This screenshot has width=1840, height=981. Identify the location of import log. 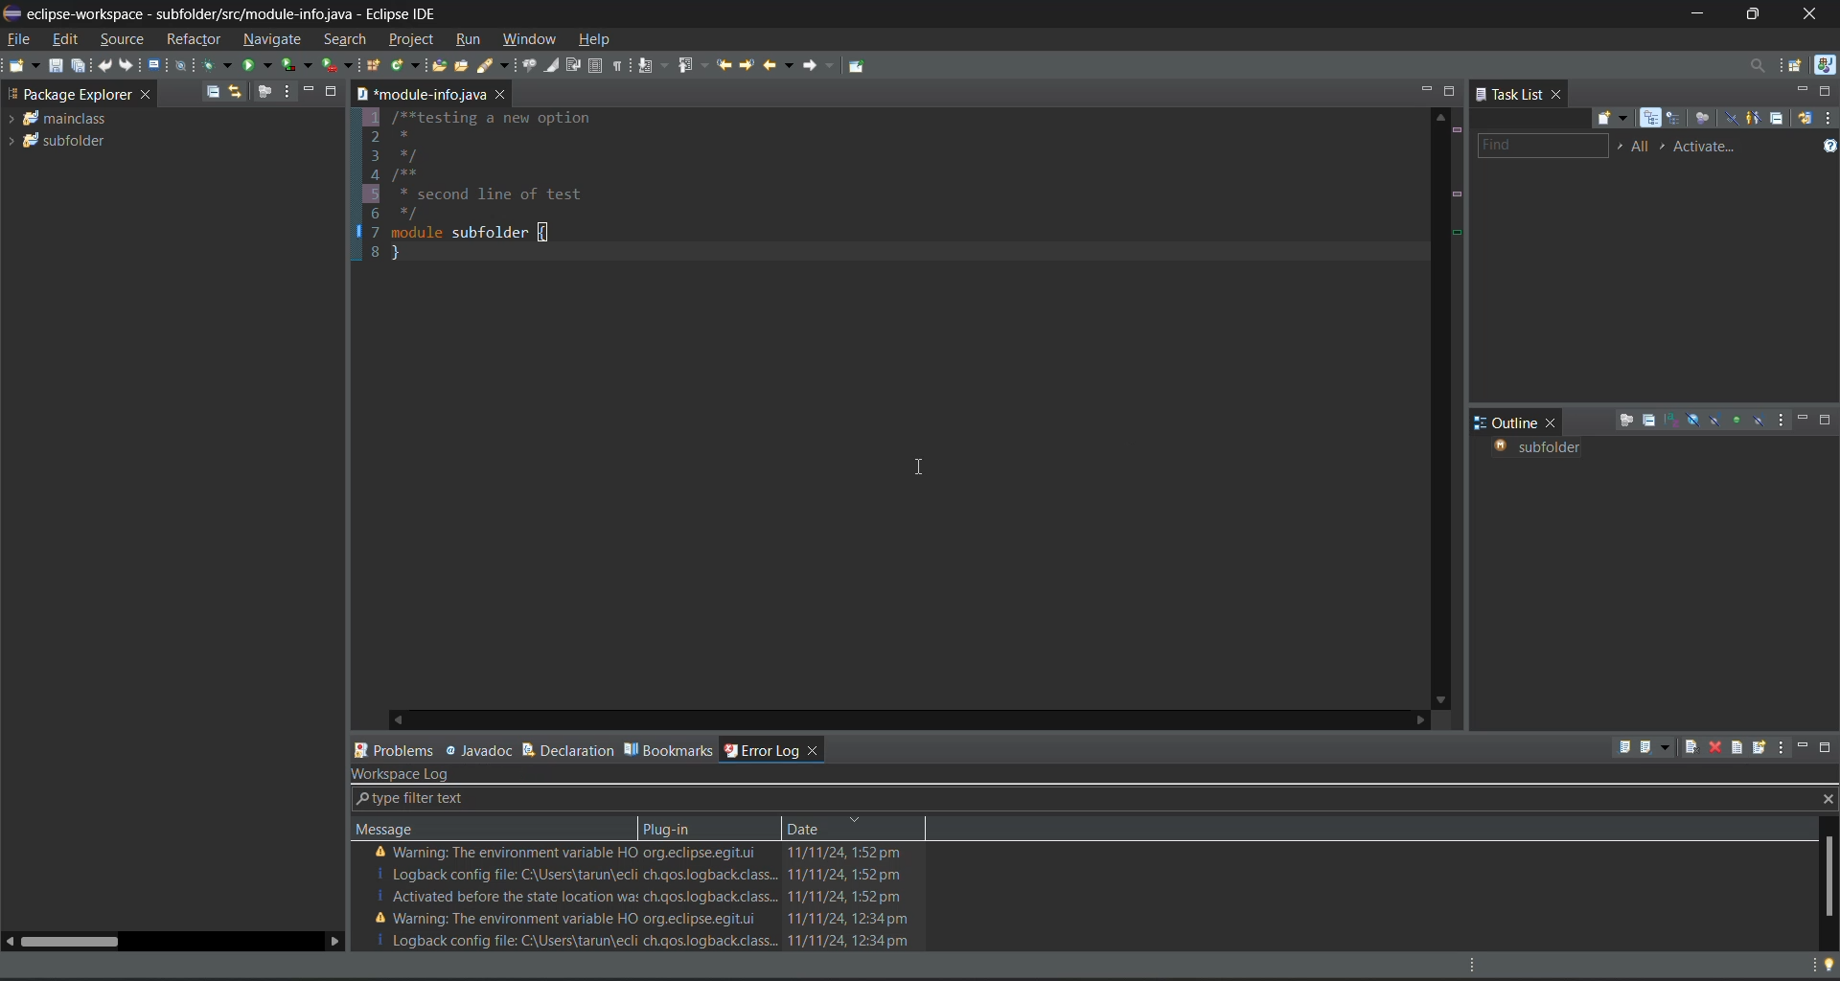
(1659, 745).